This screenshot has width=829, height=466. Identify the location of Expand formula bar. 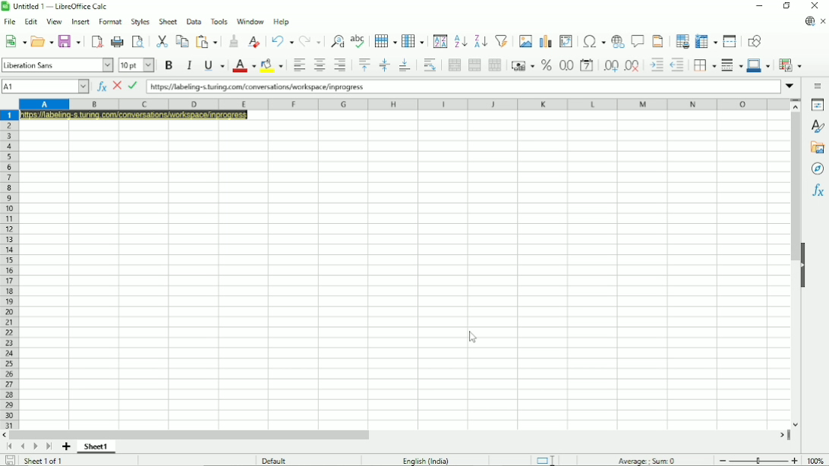
(791, 86).